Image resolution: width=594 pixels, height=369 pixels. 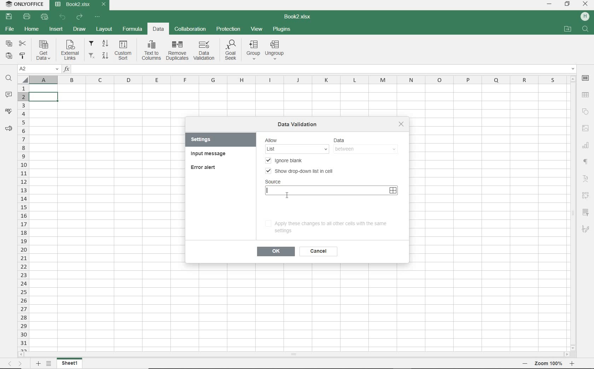 What do you see at coordinates (44, 96) in the screenshot?
I see `SELECTED cell` at bounding box center [44, 96].